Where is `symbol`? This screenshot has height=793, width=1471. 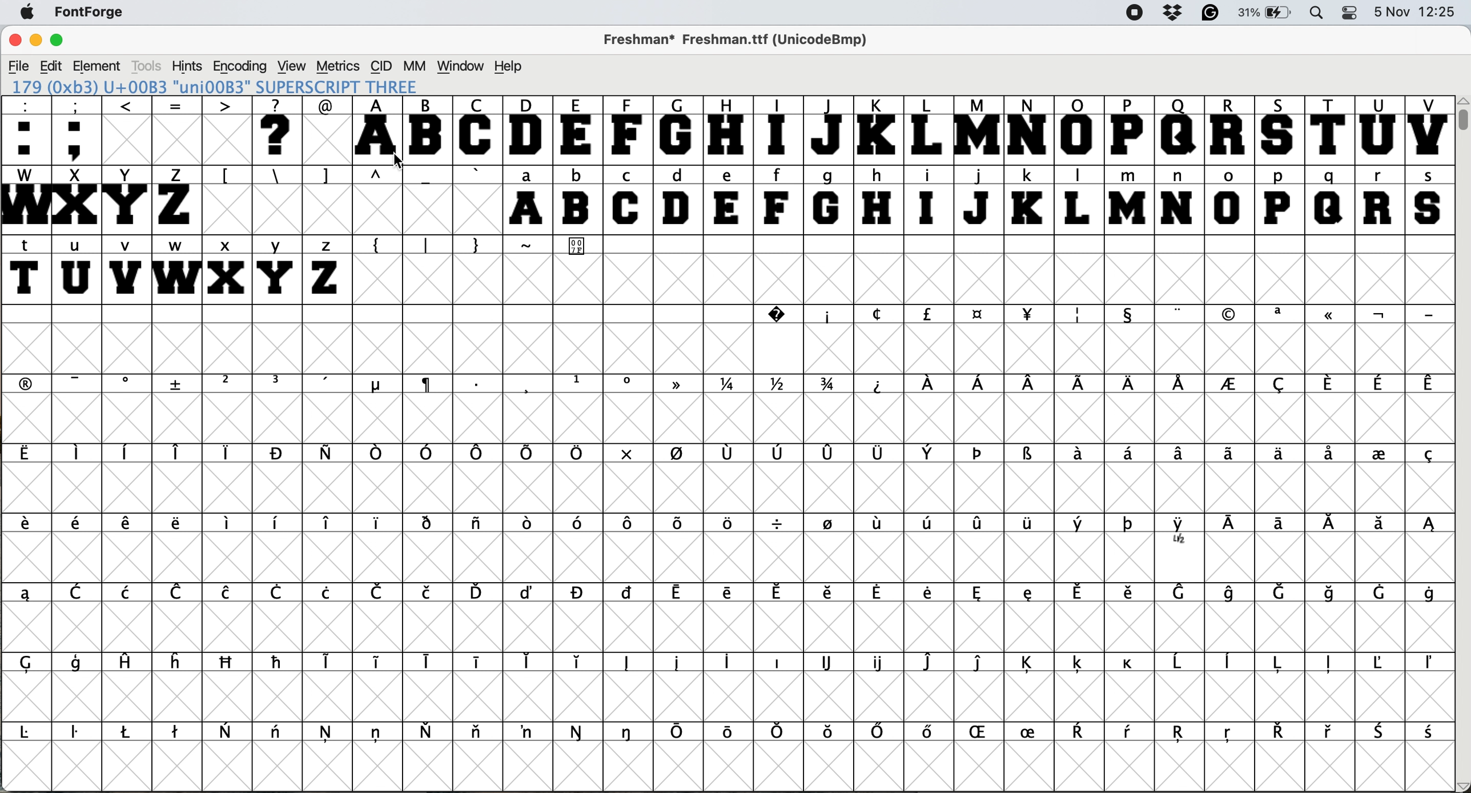 symbol is located at coordinates (1284, 524).